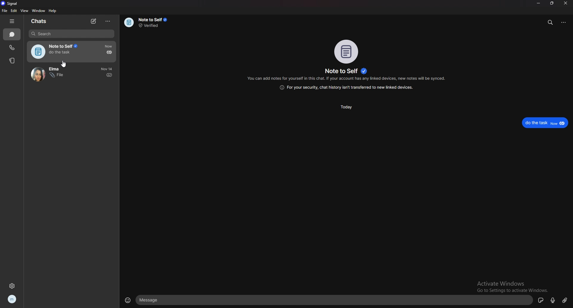  Describe the element at coordinates (73, 34) in the screenshot. I see `search` at that location.